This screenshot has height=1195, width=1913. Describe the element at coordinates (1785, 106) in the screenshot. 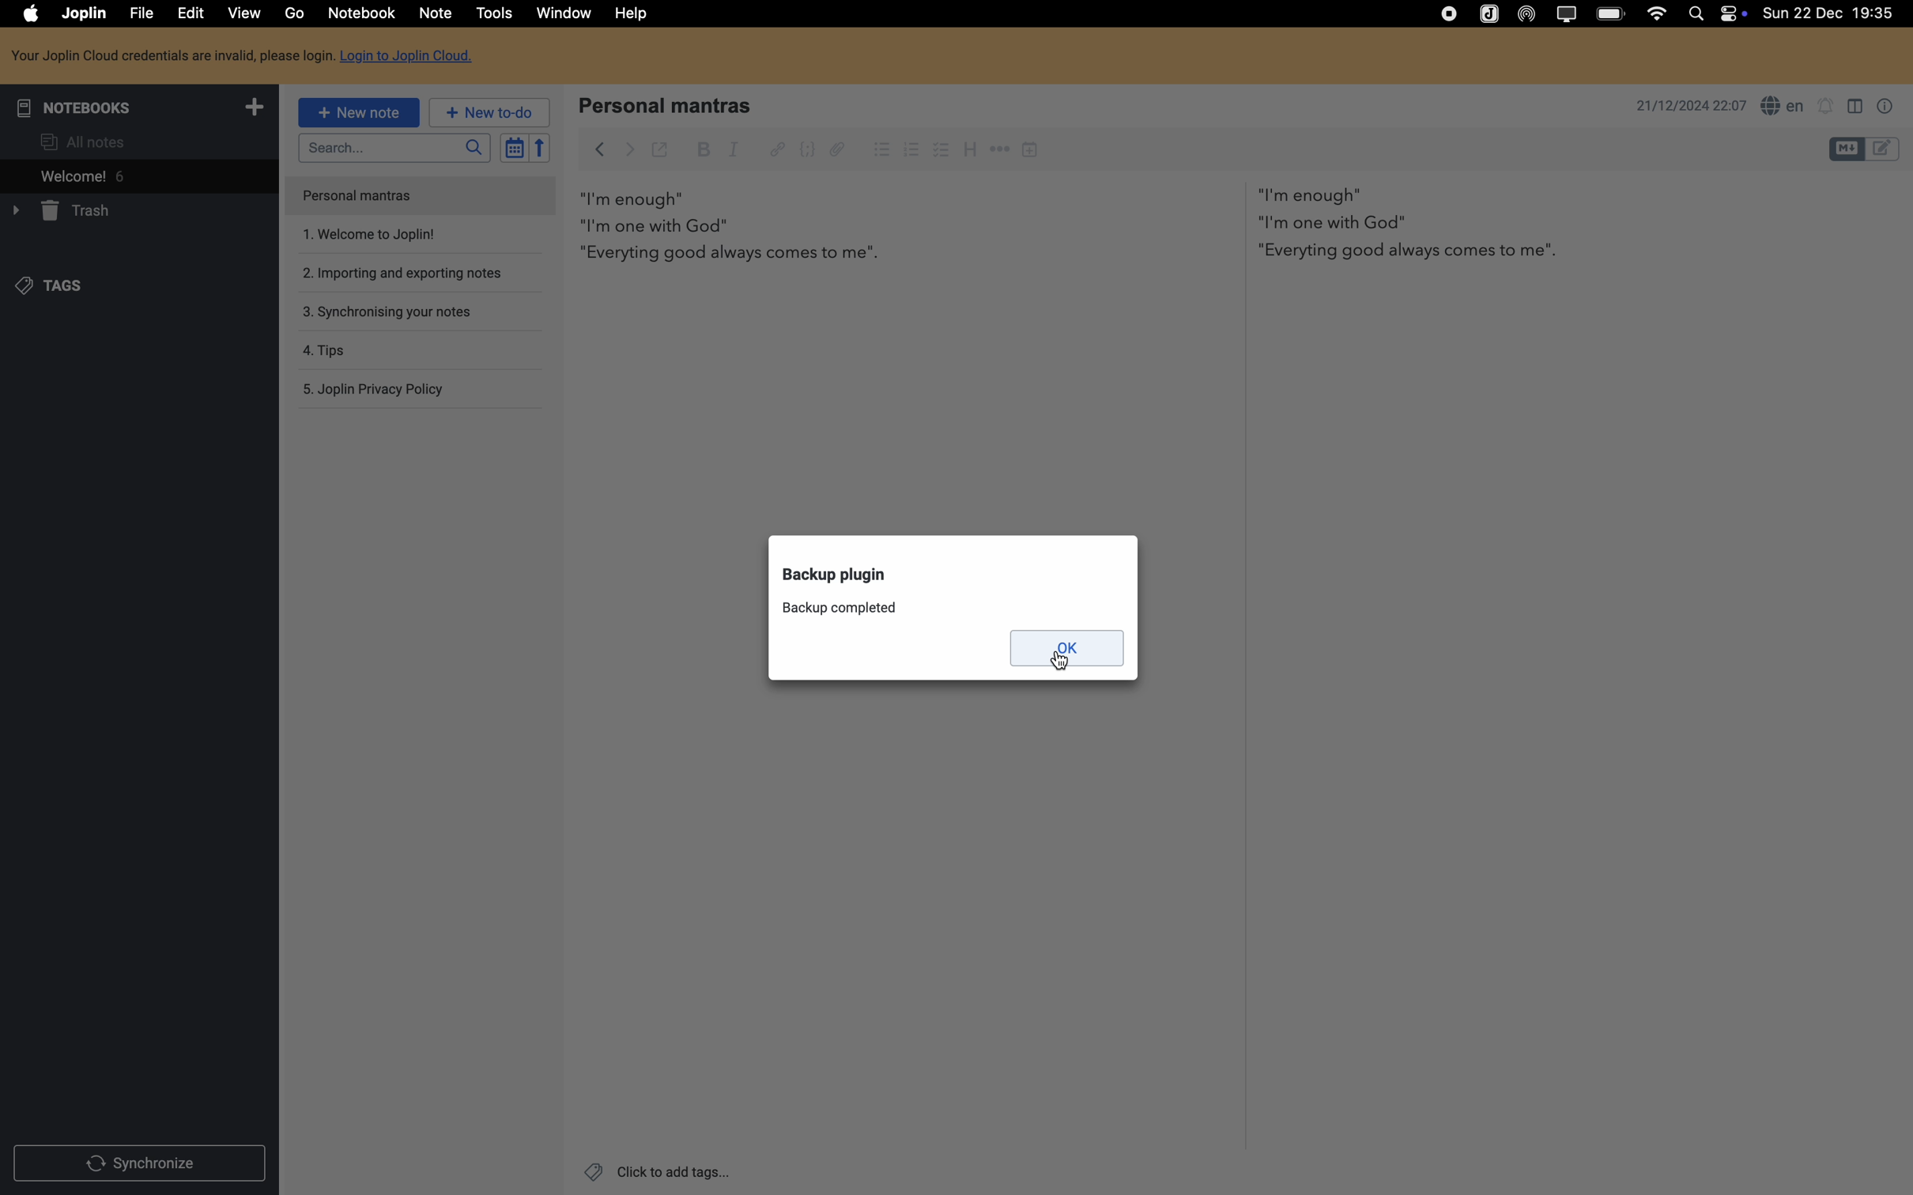

I see `spell checker` at that location.